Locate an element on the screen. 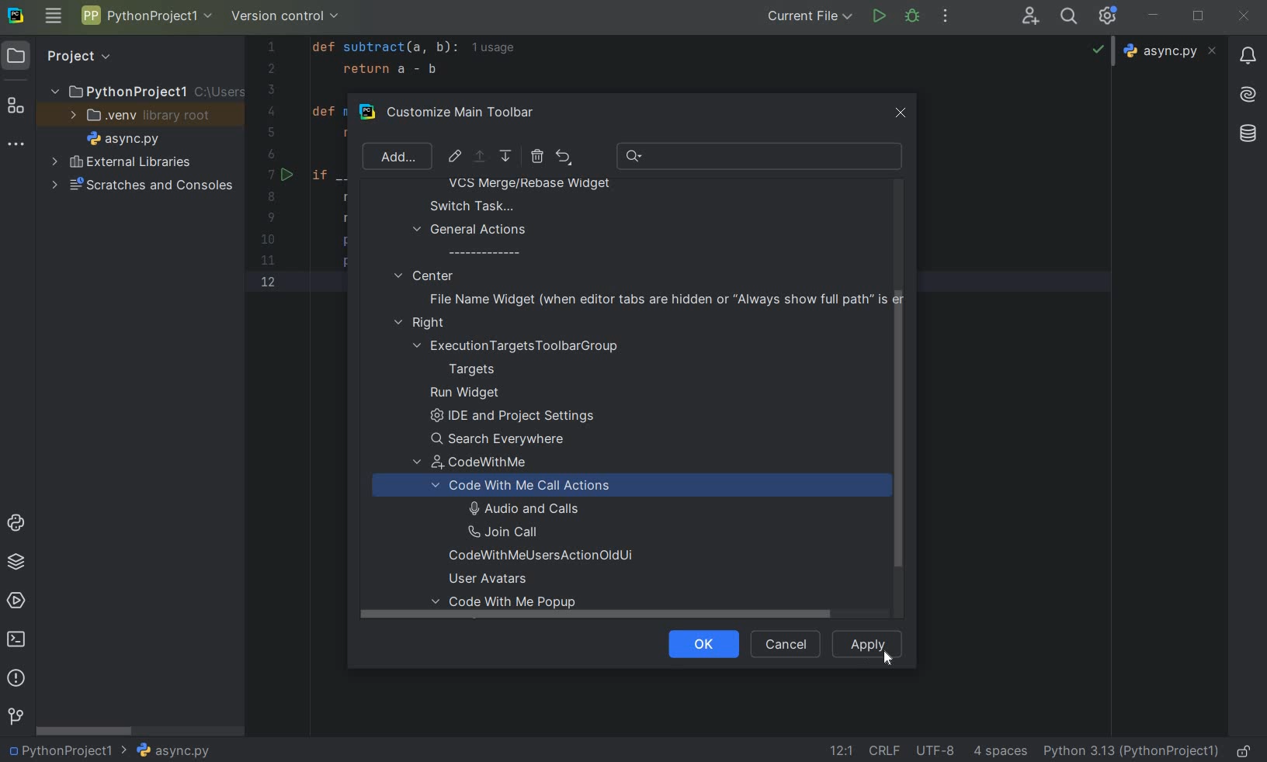 Image resolution: width=1267 pixels, height=762 pixels. close window is located at coordinates (902, 110).